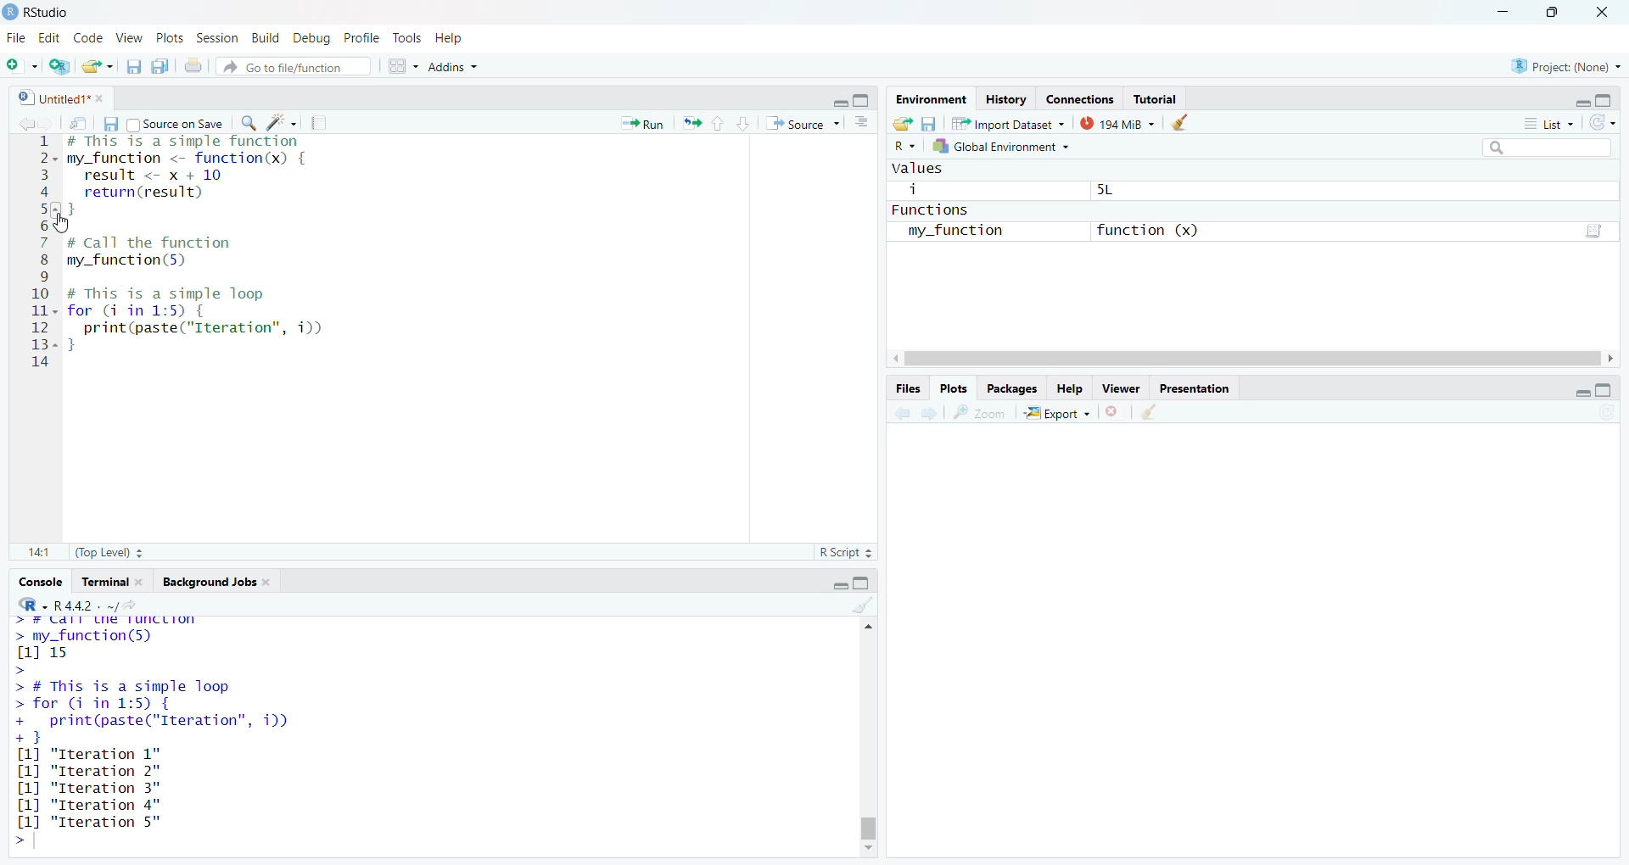 This screenshot has width=1629, height=865. I want to click on scrollbar, so click(1256, 359).